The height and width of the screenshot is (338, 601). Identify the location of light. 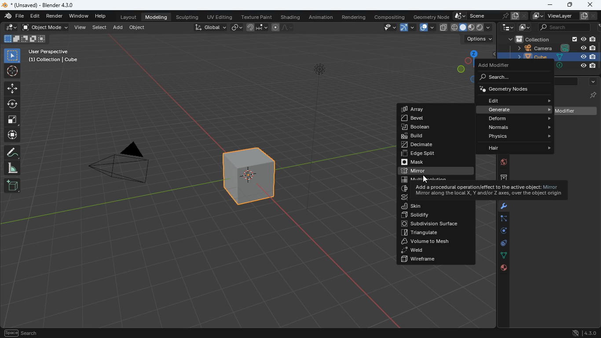
(314, 134).